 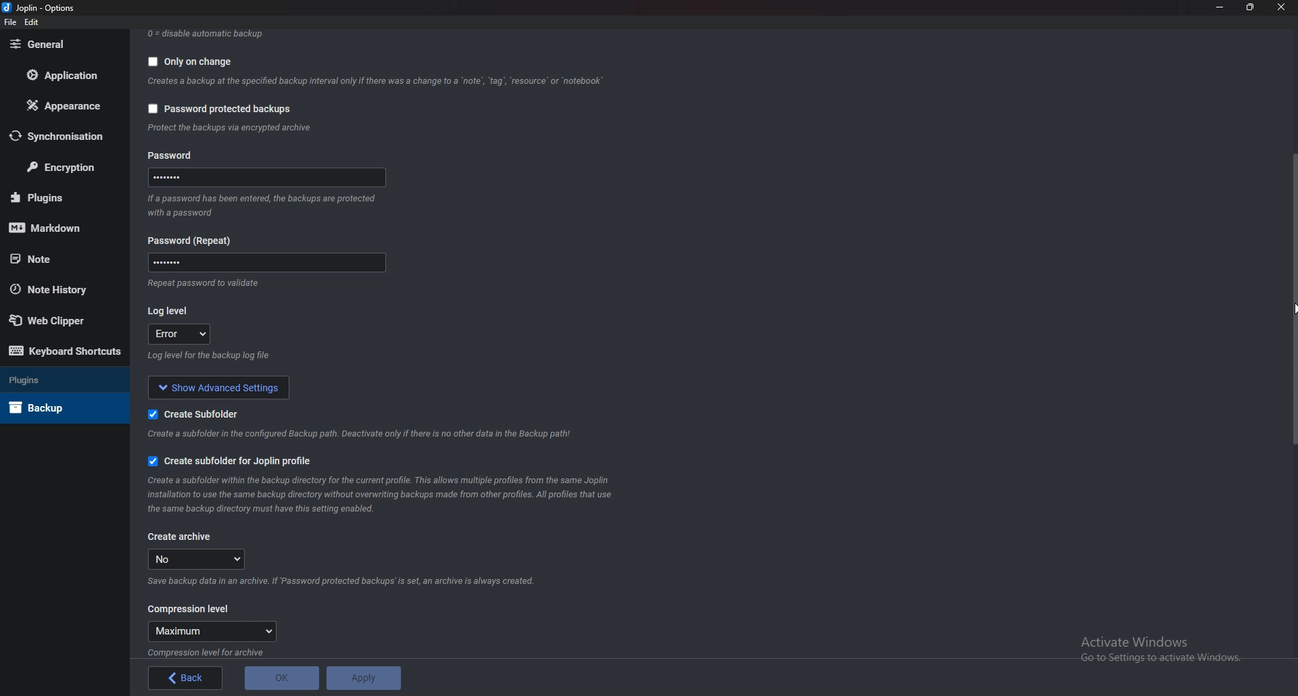 I want to click on Only on change, so click(x=194, y=60).